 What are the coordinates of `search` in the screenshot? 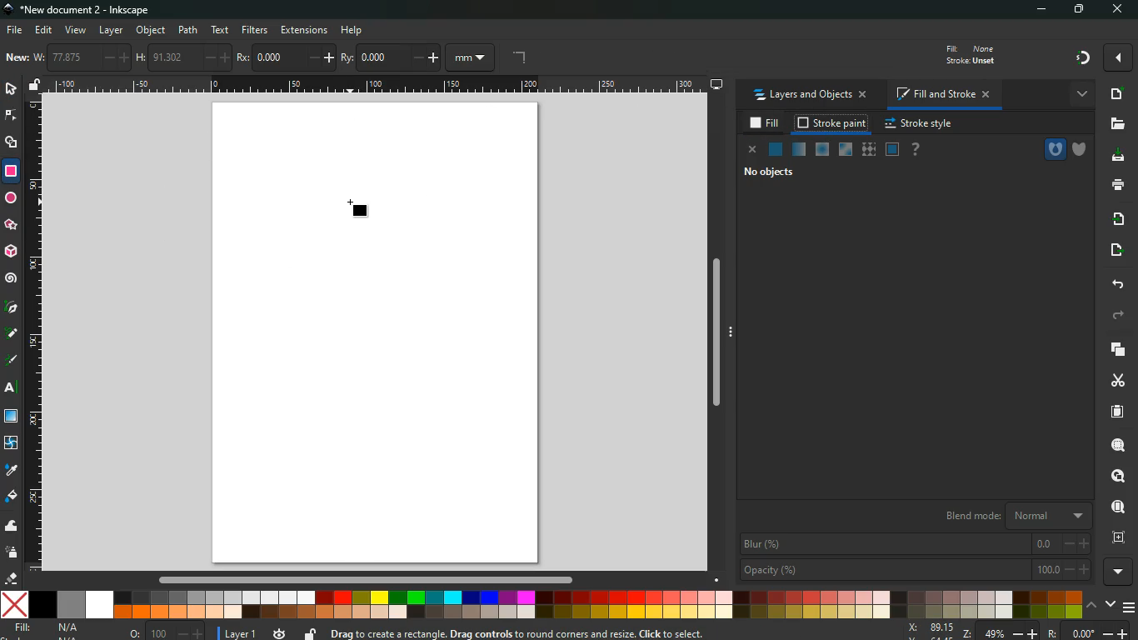 It's located at (1117, 442).